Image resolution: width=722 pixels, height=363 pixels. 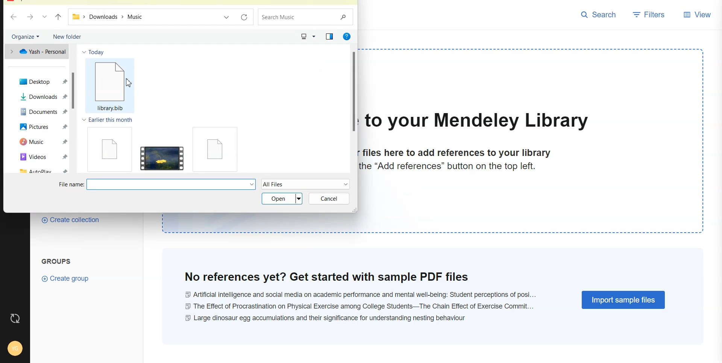 I want to click on Organize, so click(x=25, y=37).